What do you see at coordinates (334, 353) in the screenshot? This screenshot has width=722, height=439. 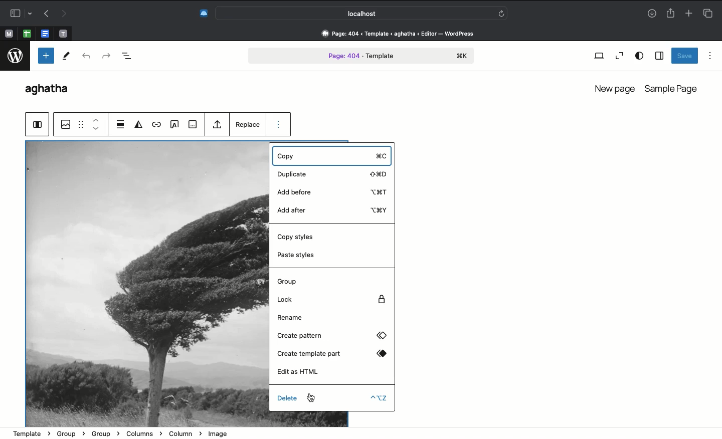 I see `Create template part` at bounding box center [334, 353].